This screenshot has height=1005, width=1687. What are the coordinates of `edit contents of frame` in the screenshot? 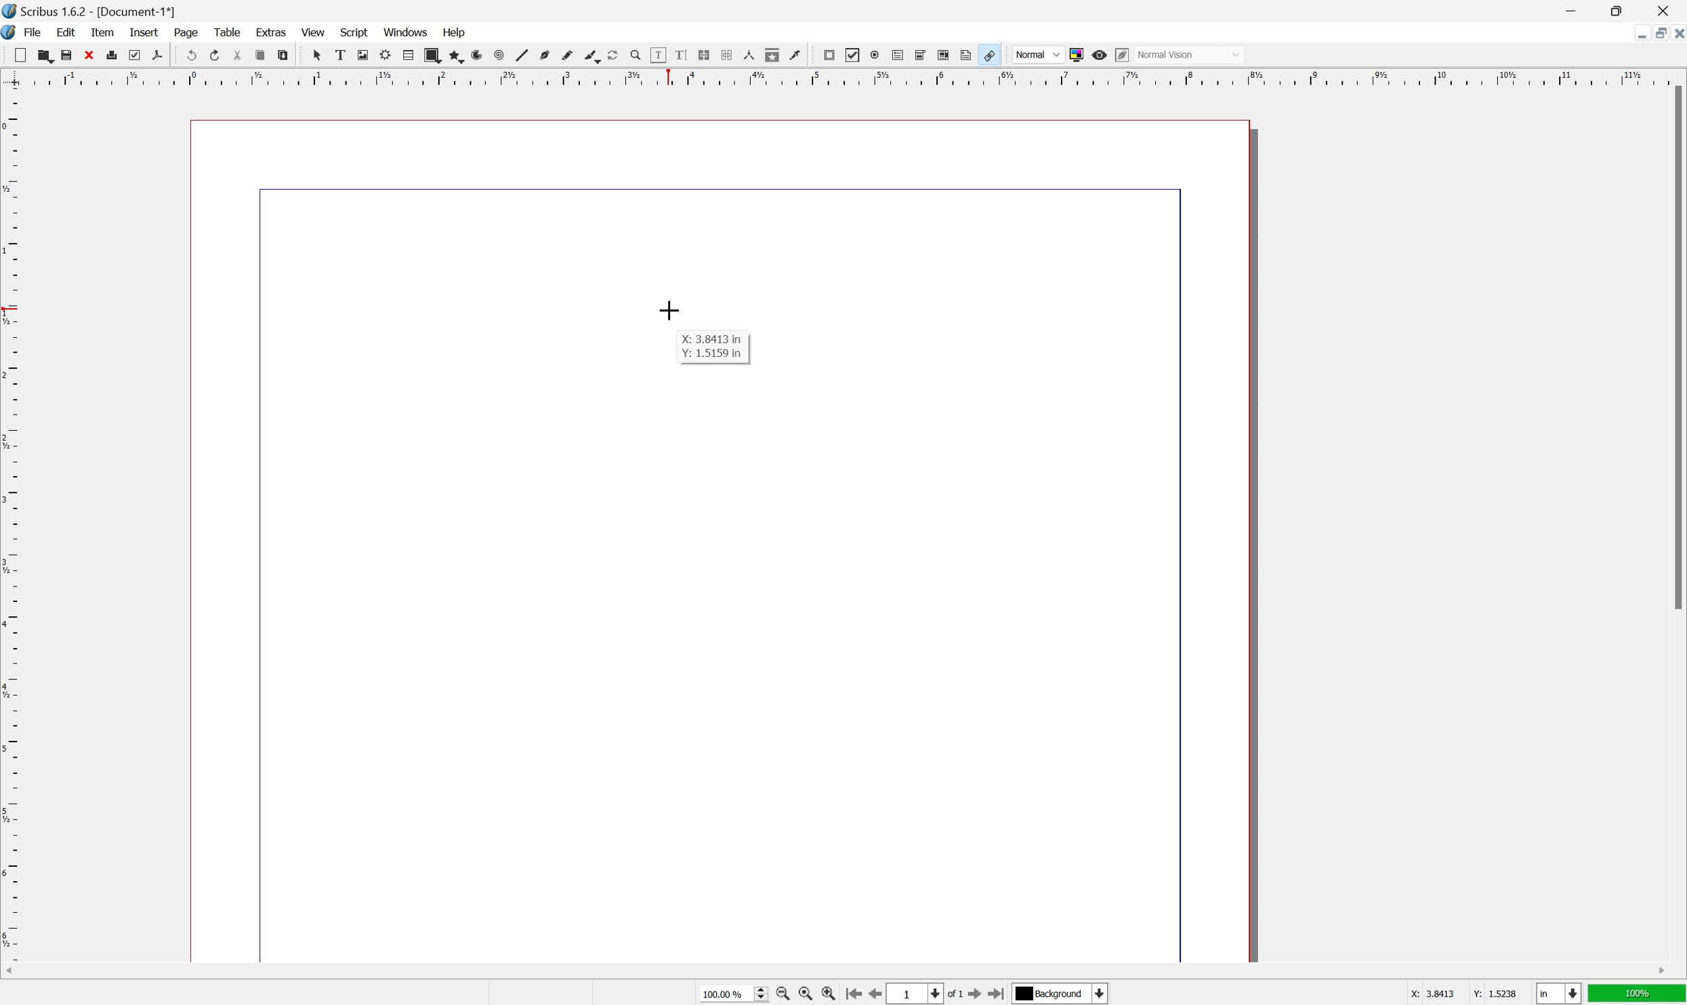 It's located at (658, 55).